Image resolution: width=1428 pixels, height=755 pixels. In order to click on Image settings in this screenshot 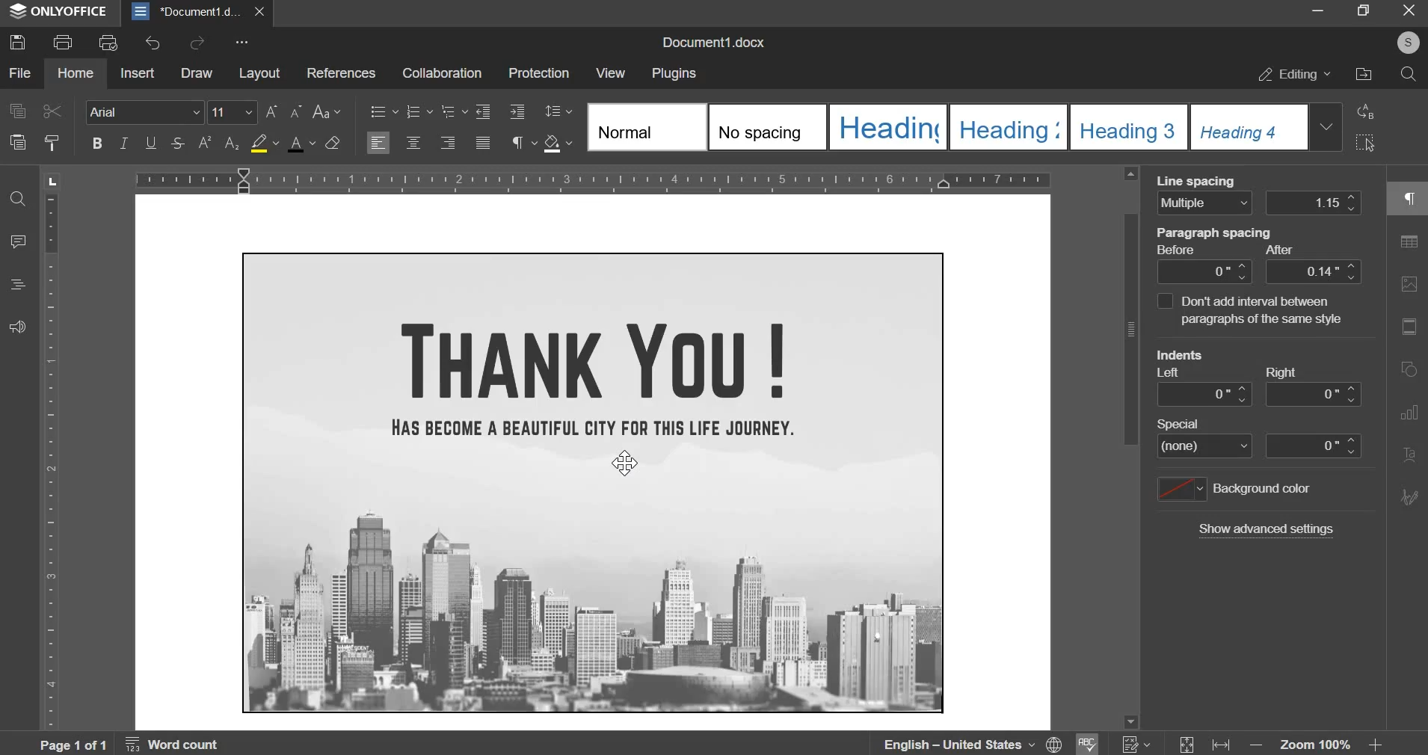, I will do `click(1411, 283)`.